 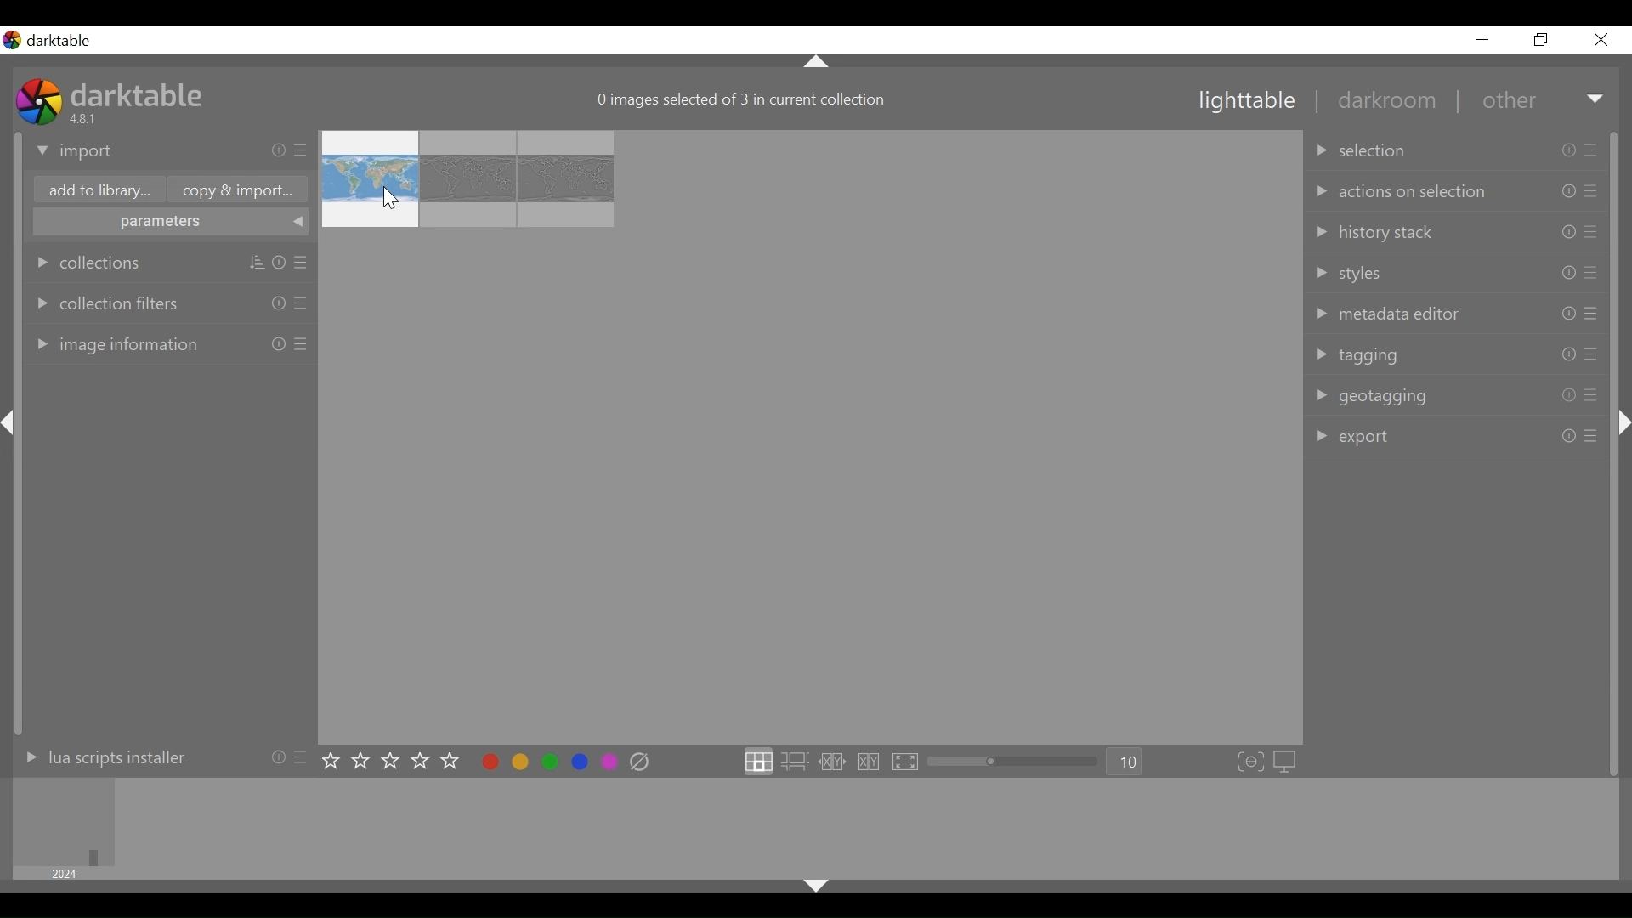 What do you see at coordinates (639, 762) in the screenshot?
I see `clear color labels` at bounding box center [639, 762].